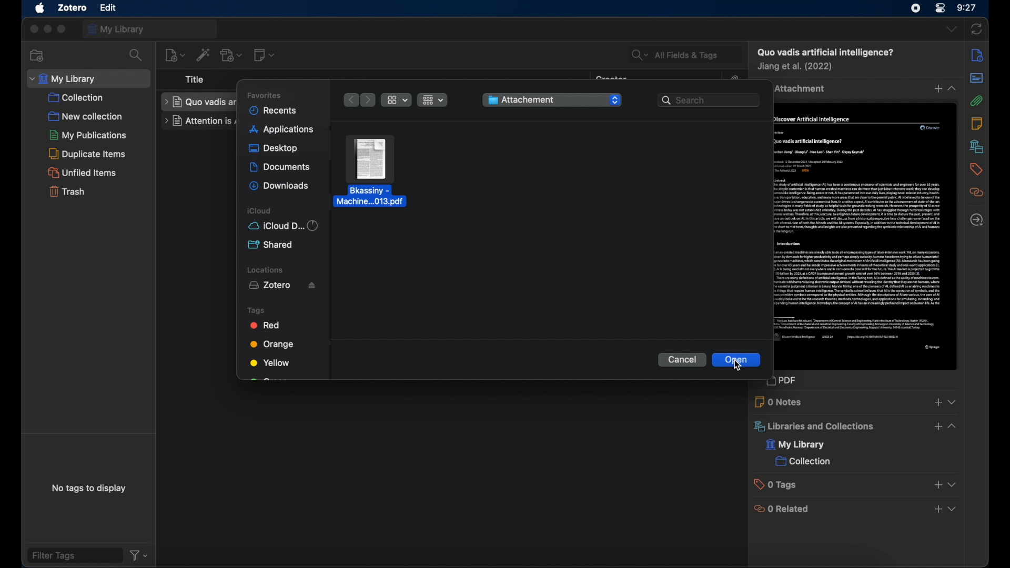 The height and width of the screenshot is (568, 1010). Describe the element at coordinates (74, 555) in the screenshot. I see `filter tags field` at that location.